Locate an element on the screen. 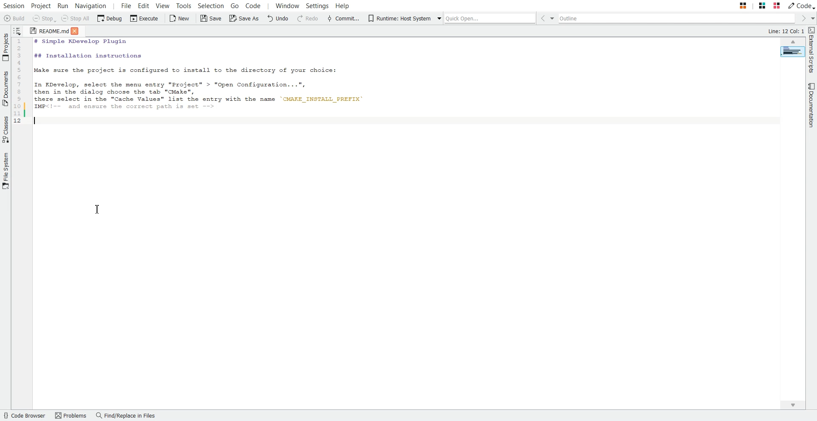 Image resolution: width=817 pixels, height=421 pixels. Save is located at coordinates (211, 19).